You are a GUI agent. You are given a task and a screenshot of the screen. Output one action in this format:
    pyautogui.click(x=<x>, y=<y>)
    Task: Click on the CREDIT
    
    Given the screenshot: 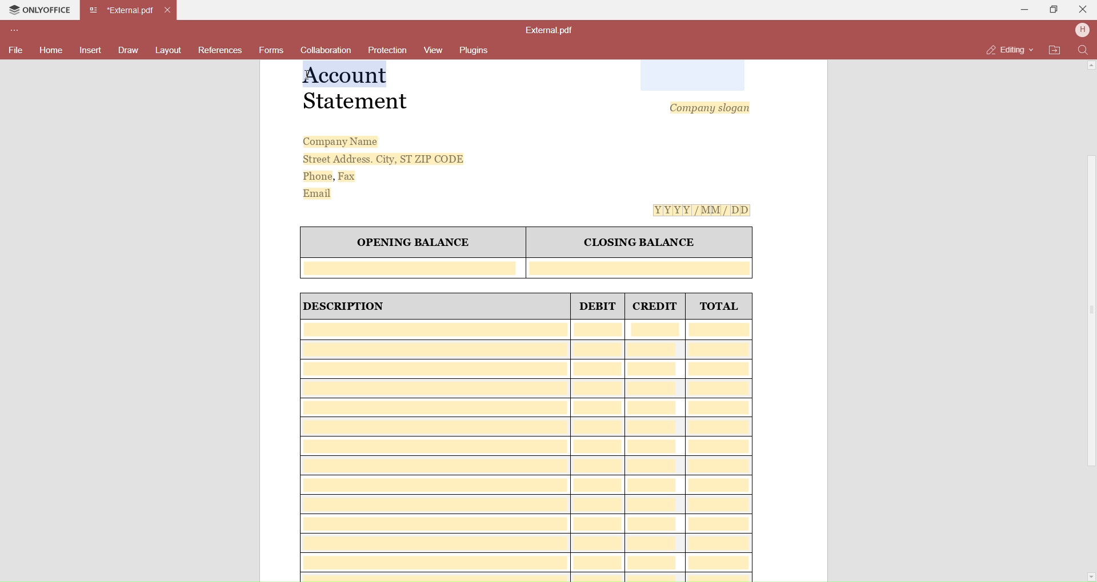 What is the action you would take?
    pyautogui.click(x=655, y=306)
    